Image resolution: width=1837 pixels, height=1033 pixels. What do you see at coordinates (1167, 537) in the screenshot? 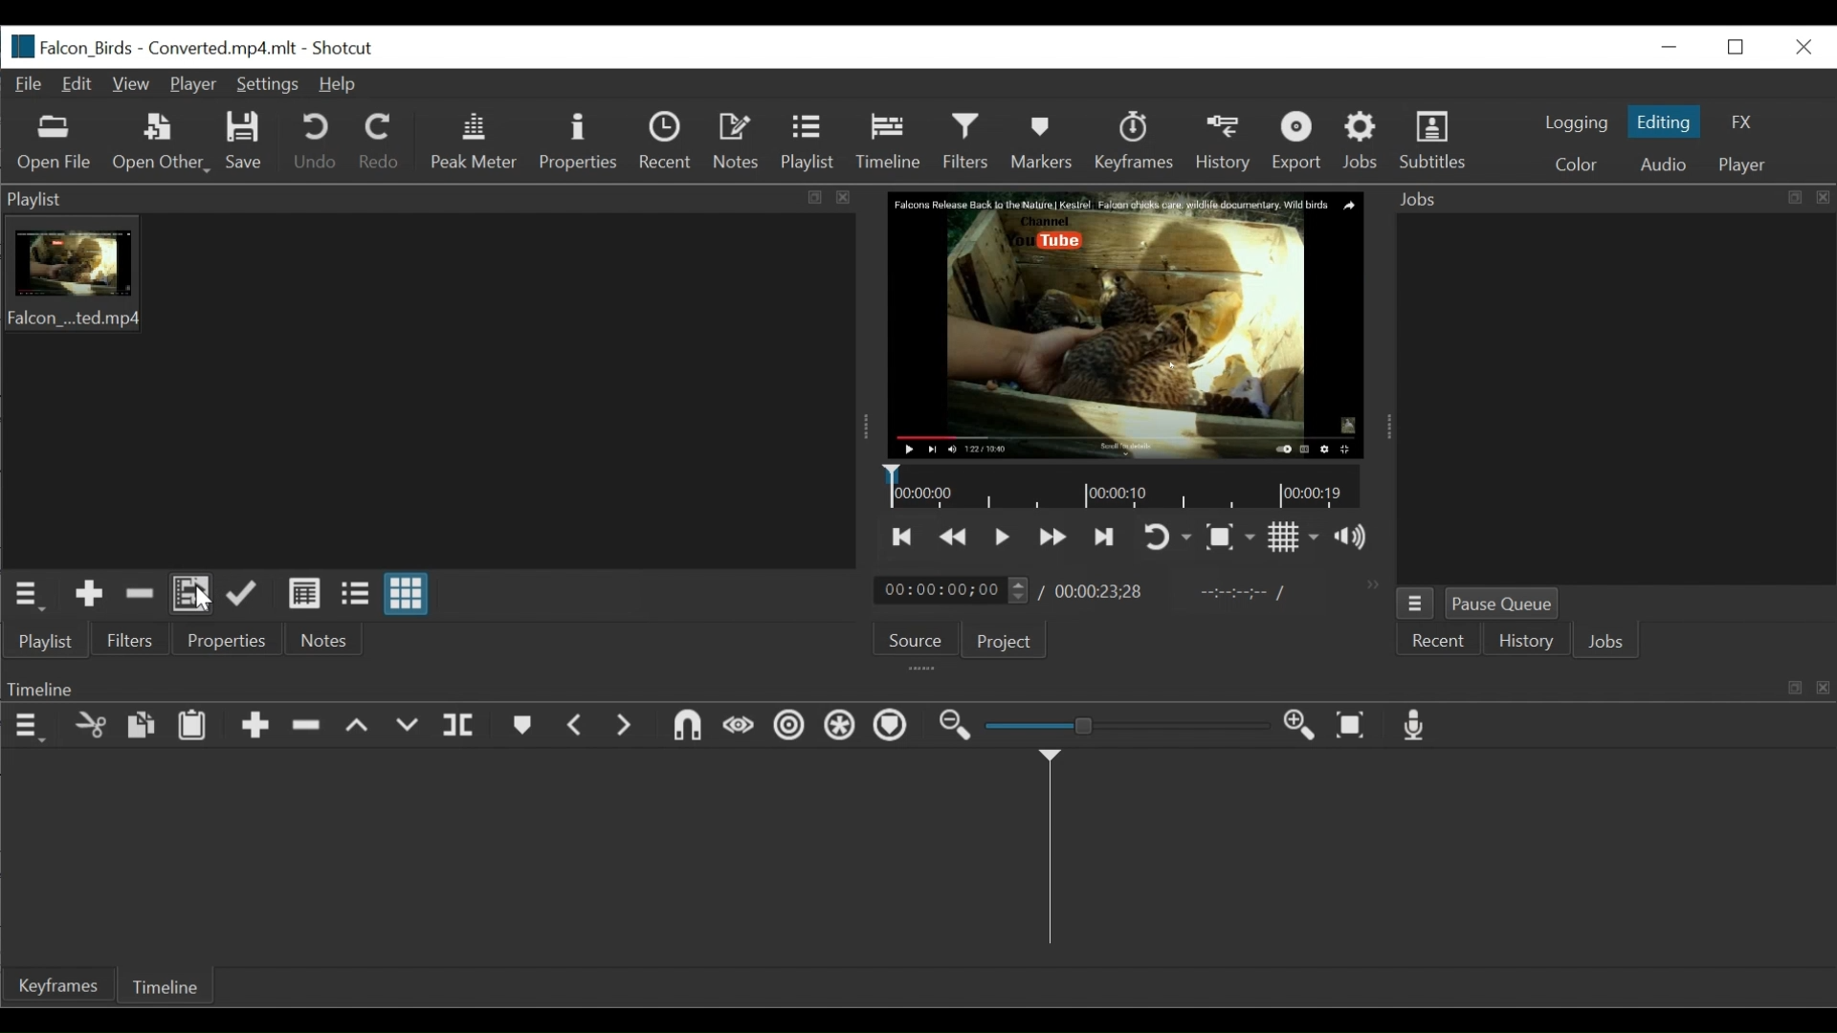
I see `Toggle player looping` at bounding box center [1167, 537].